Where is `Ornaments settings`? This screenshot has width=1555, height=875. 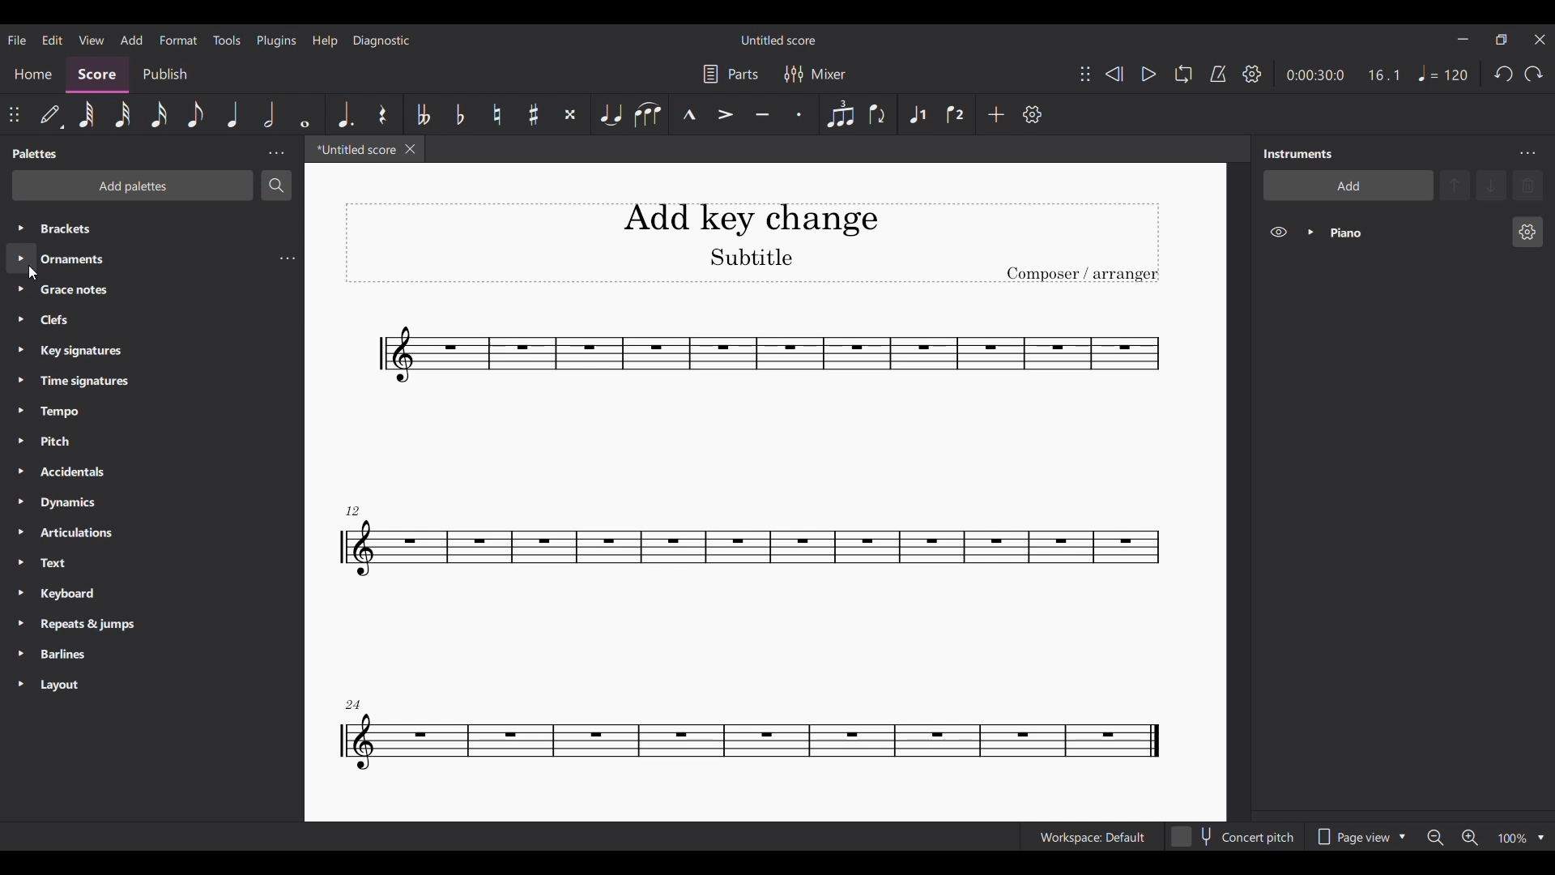 Ornaments settings is located at coordinates (287, 259).